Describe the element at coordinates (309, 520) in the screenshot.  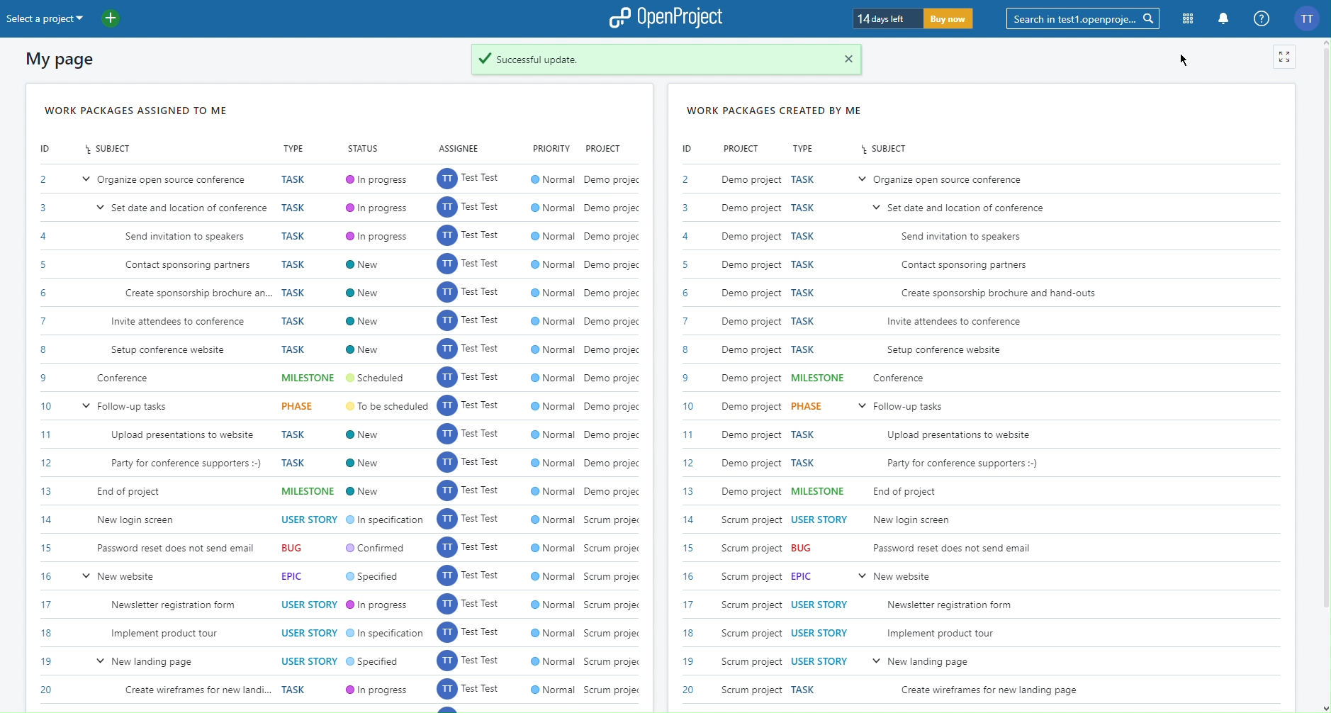
I see `User Story` at that location.